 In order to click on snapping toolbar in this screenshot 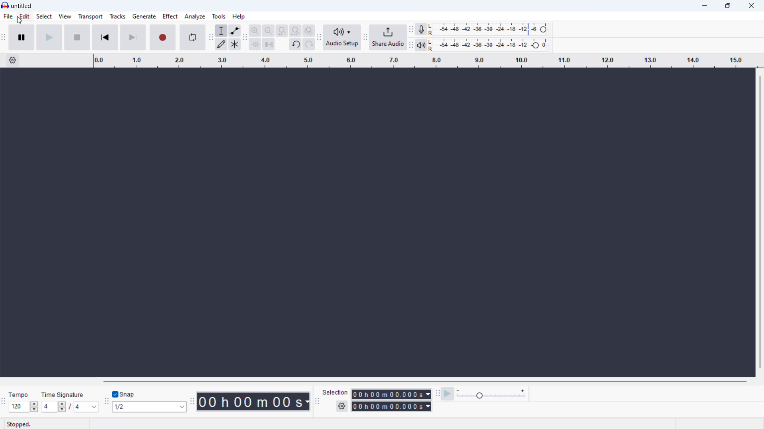, I will do `click(105, 402)`.